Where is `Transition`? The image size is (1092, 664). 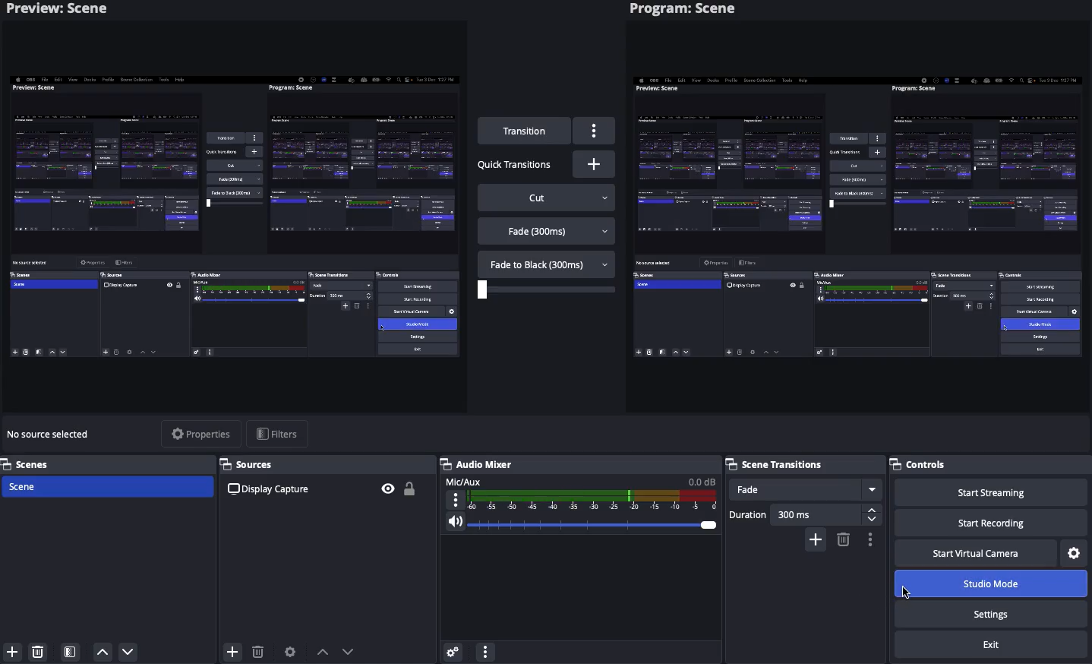 Transition is located at coordinates (525, 131).